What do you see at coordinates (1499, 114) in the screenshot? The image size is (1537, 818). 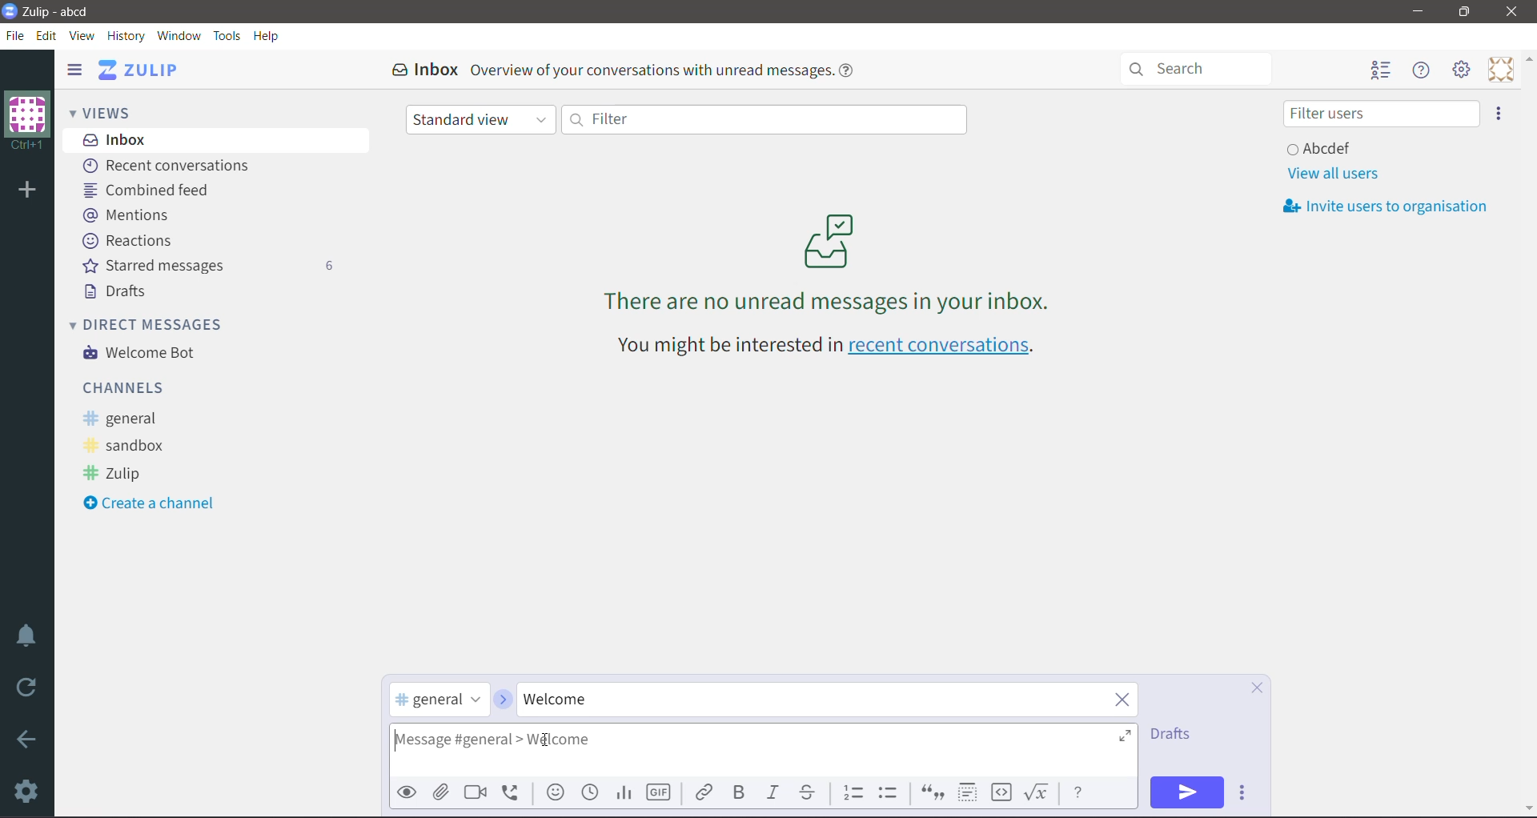 I see `Invite users to organization` at bounding box center [1499, 114].